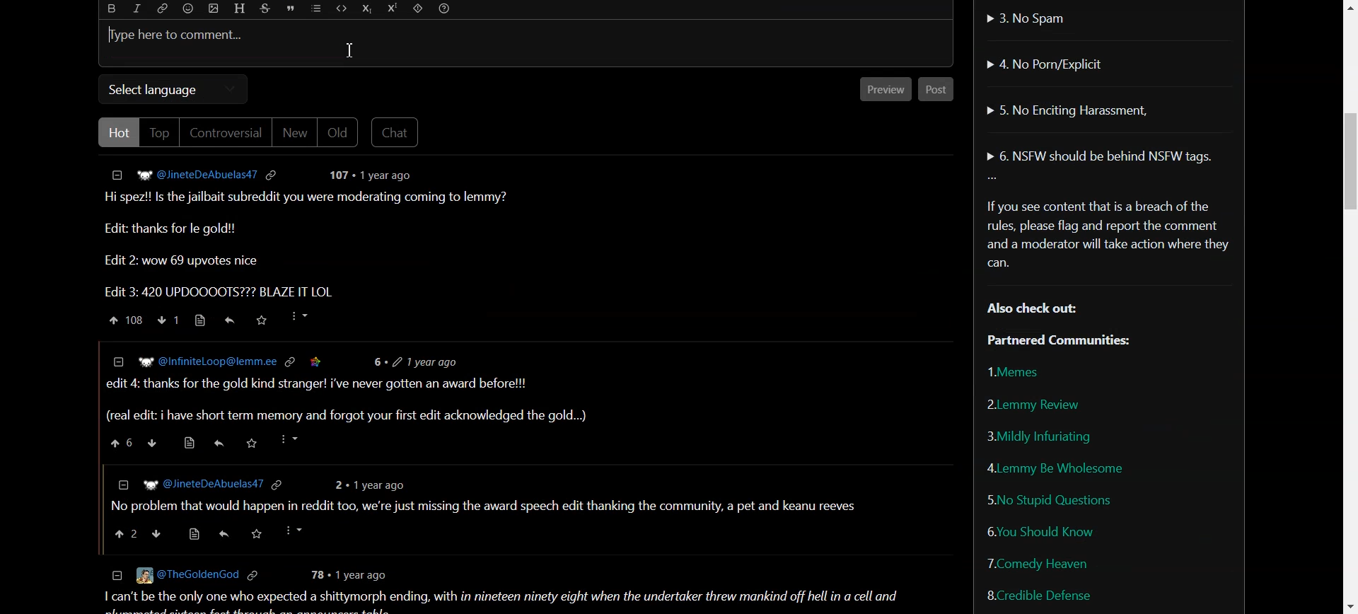 Image resolution: width=1358 pixels, height=614 pixels. What do you see at coordinates (187, 8) in the screenshot?
I see `Emoji` at bounding box center [187, 8].